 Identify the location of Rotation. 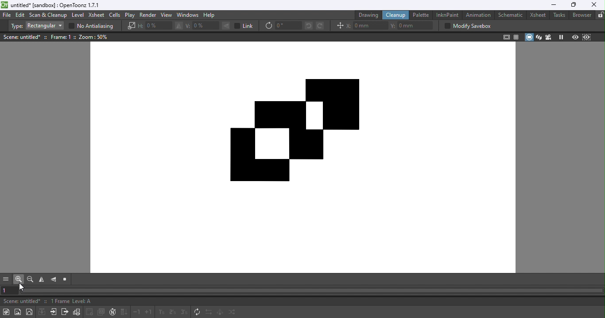
(283, 26).